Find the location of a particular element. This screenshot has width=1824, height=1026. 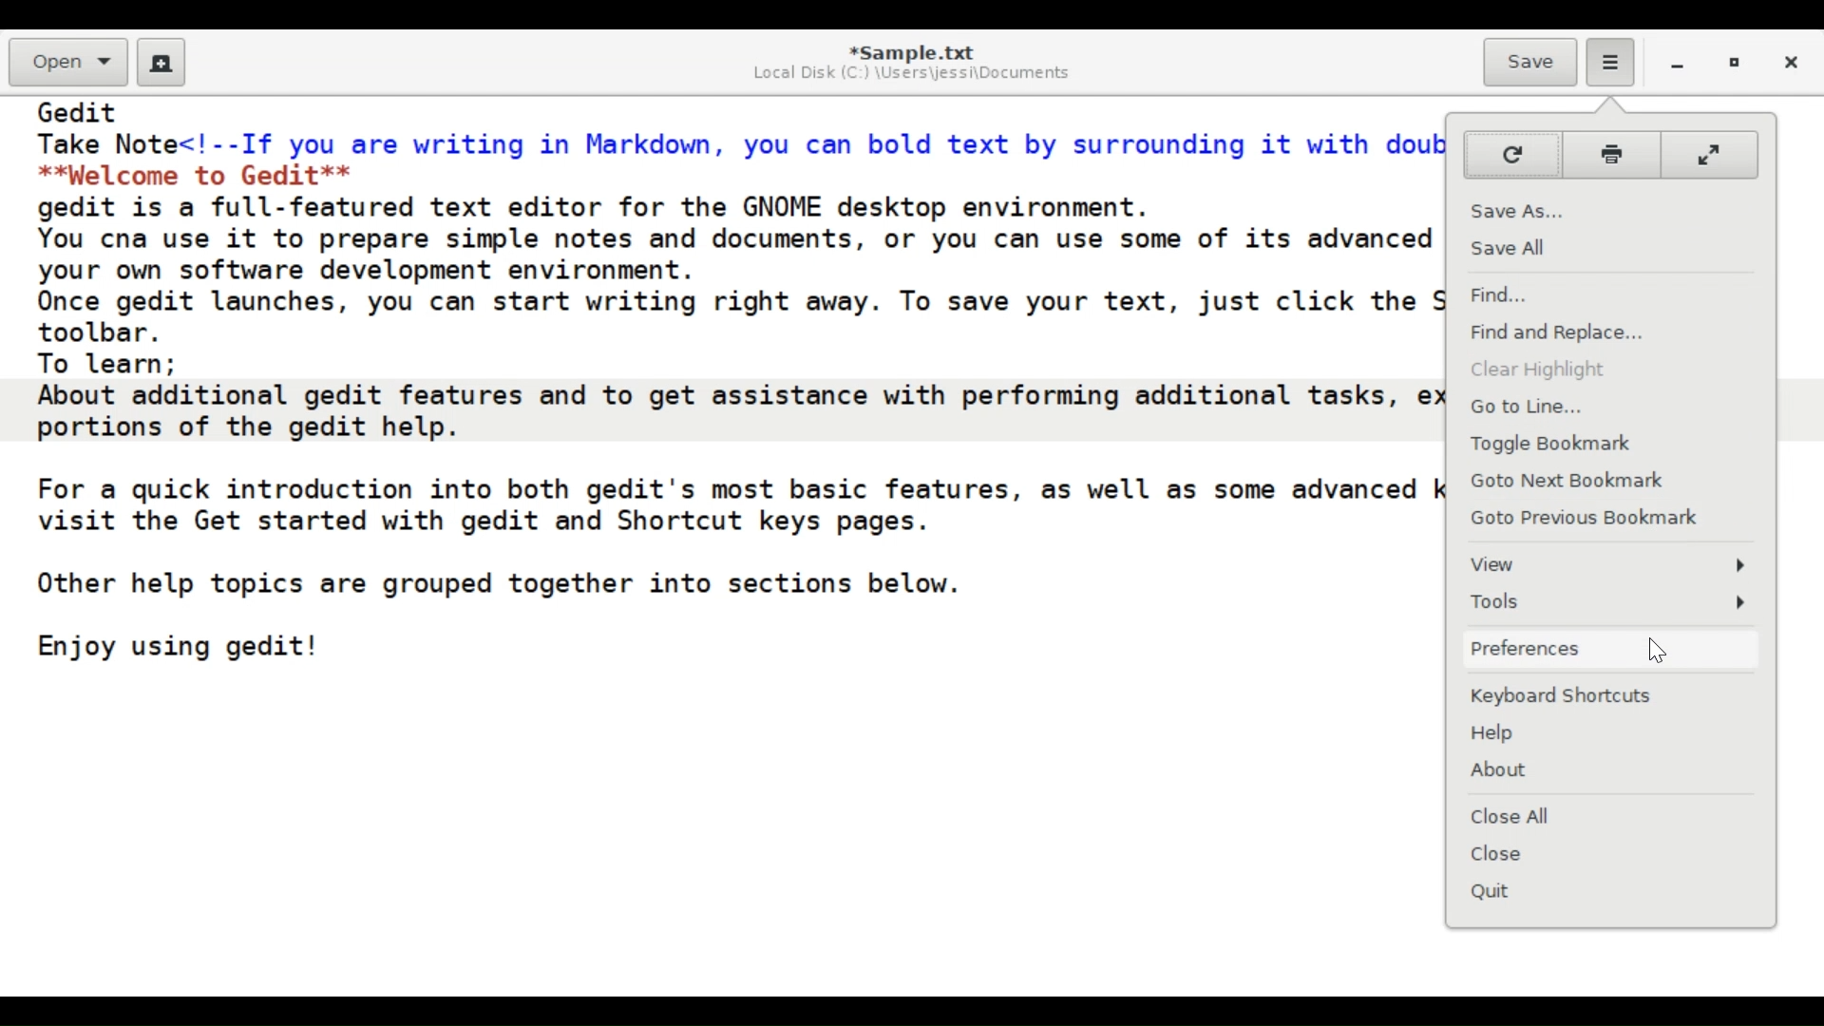

Create a new document is located at coordinates (161, 63).